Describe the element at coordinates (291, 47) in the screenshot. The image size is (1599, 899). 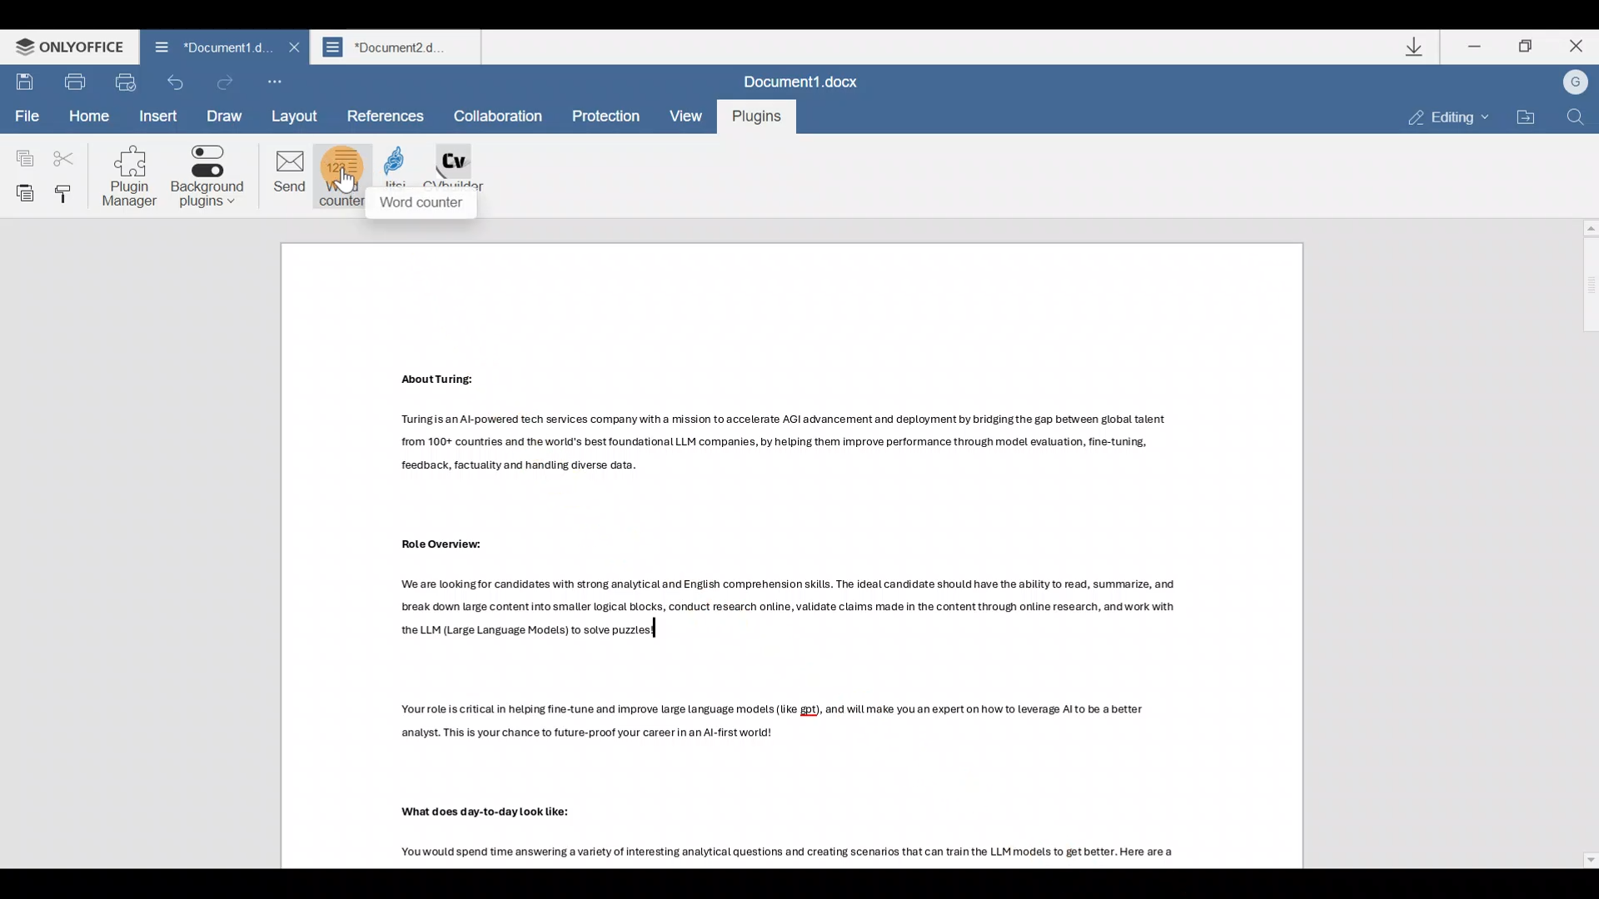
I see `Close` at that location.